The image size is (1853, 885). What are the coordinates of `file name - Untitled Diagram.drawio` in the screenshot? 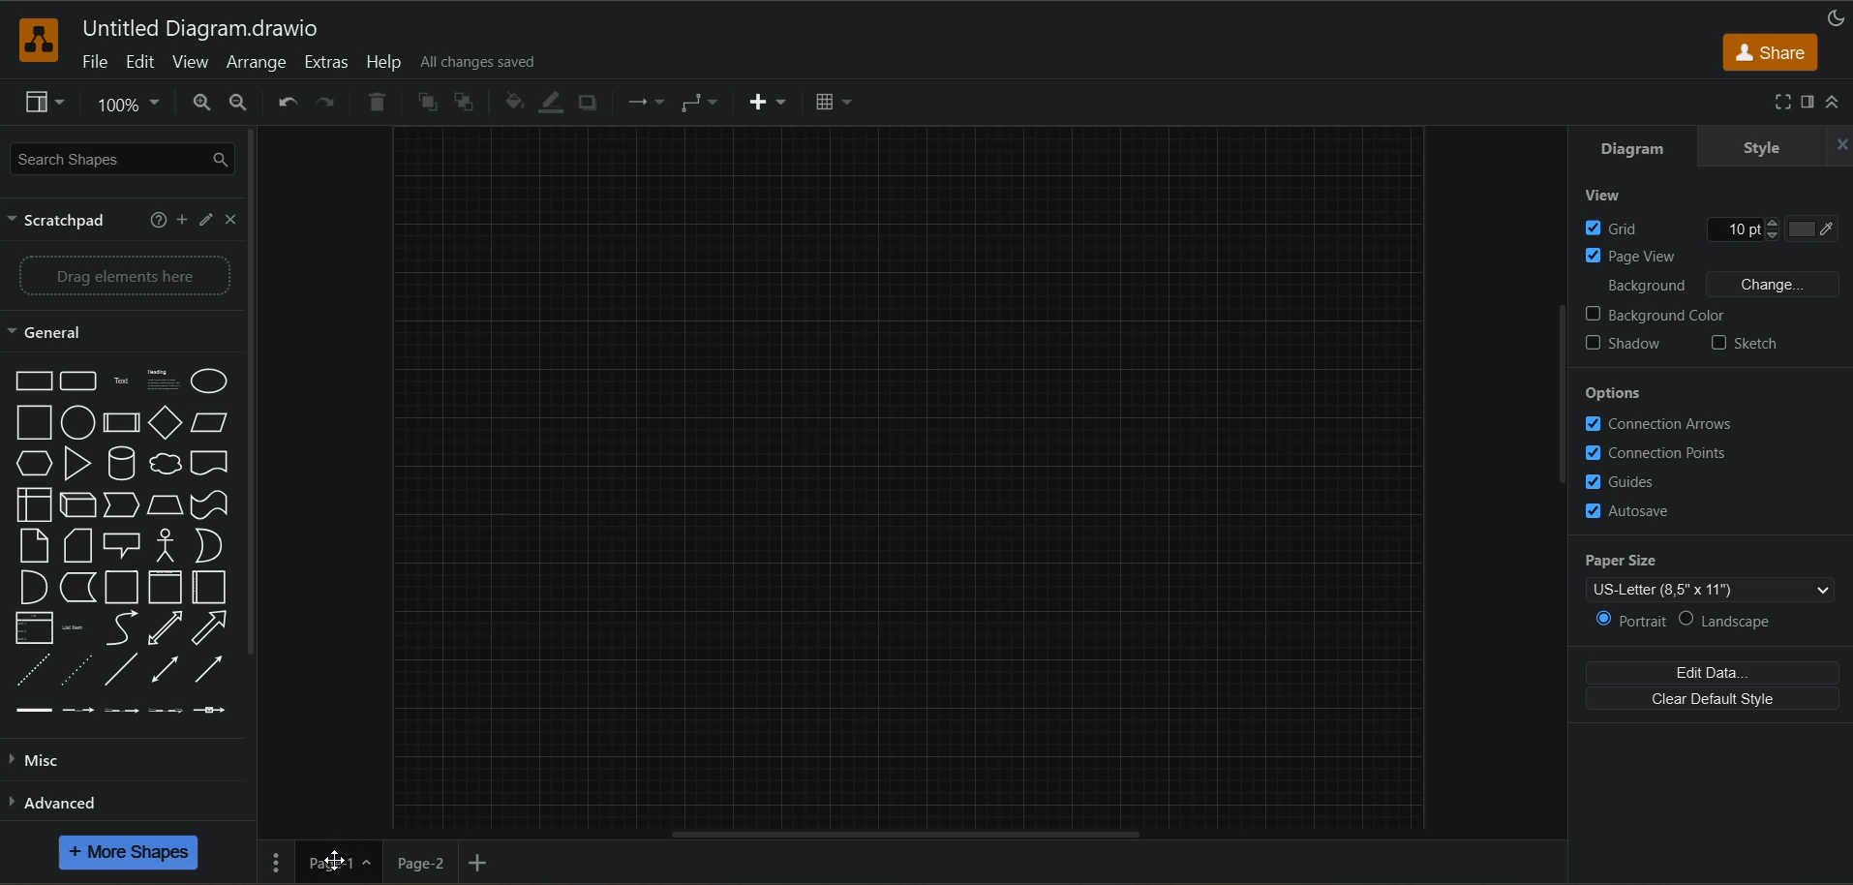 It's located at (271, 26).